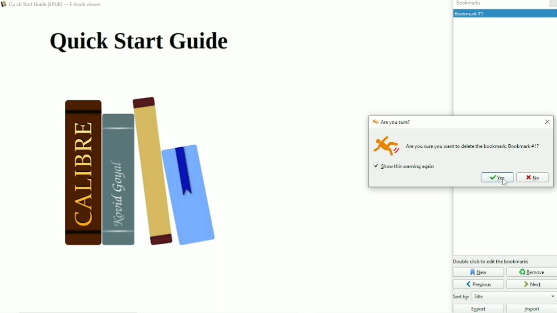  I want to click on checkbox, so click(376, 166).